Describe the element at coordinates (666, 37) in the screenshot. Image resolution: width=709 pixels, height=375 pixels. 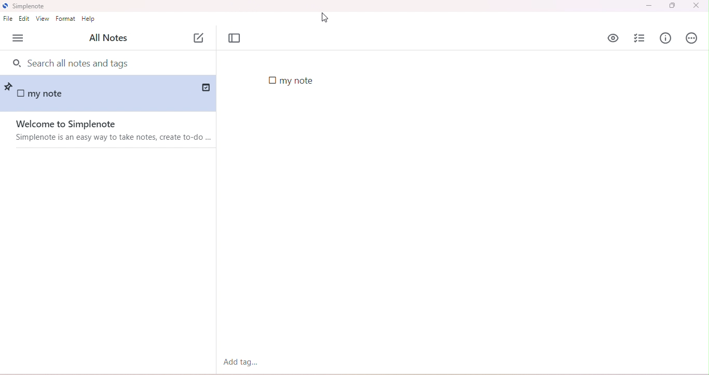
I see `info` at that location.